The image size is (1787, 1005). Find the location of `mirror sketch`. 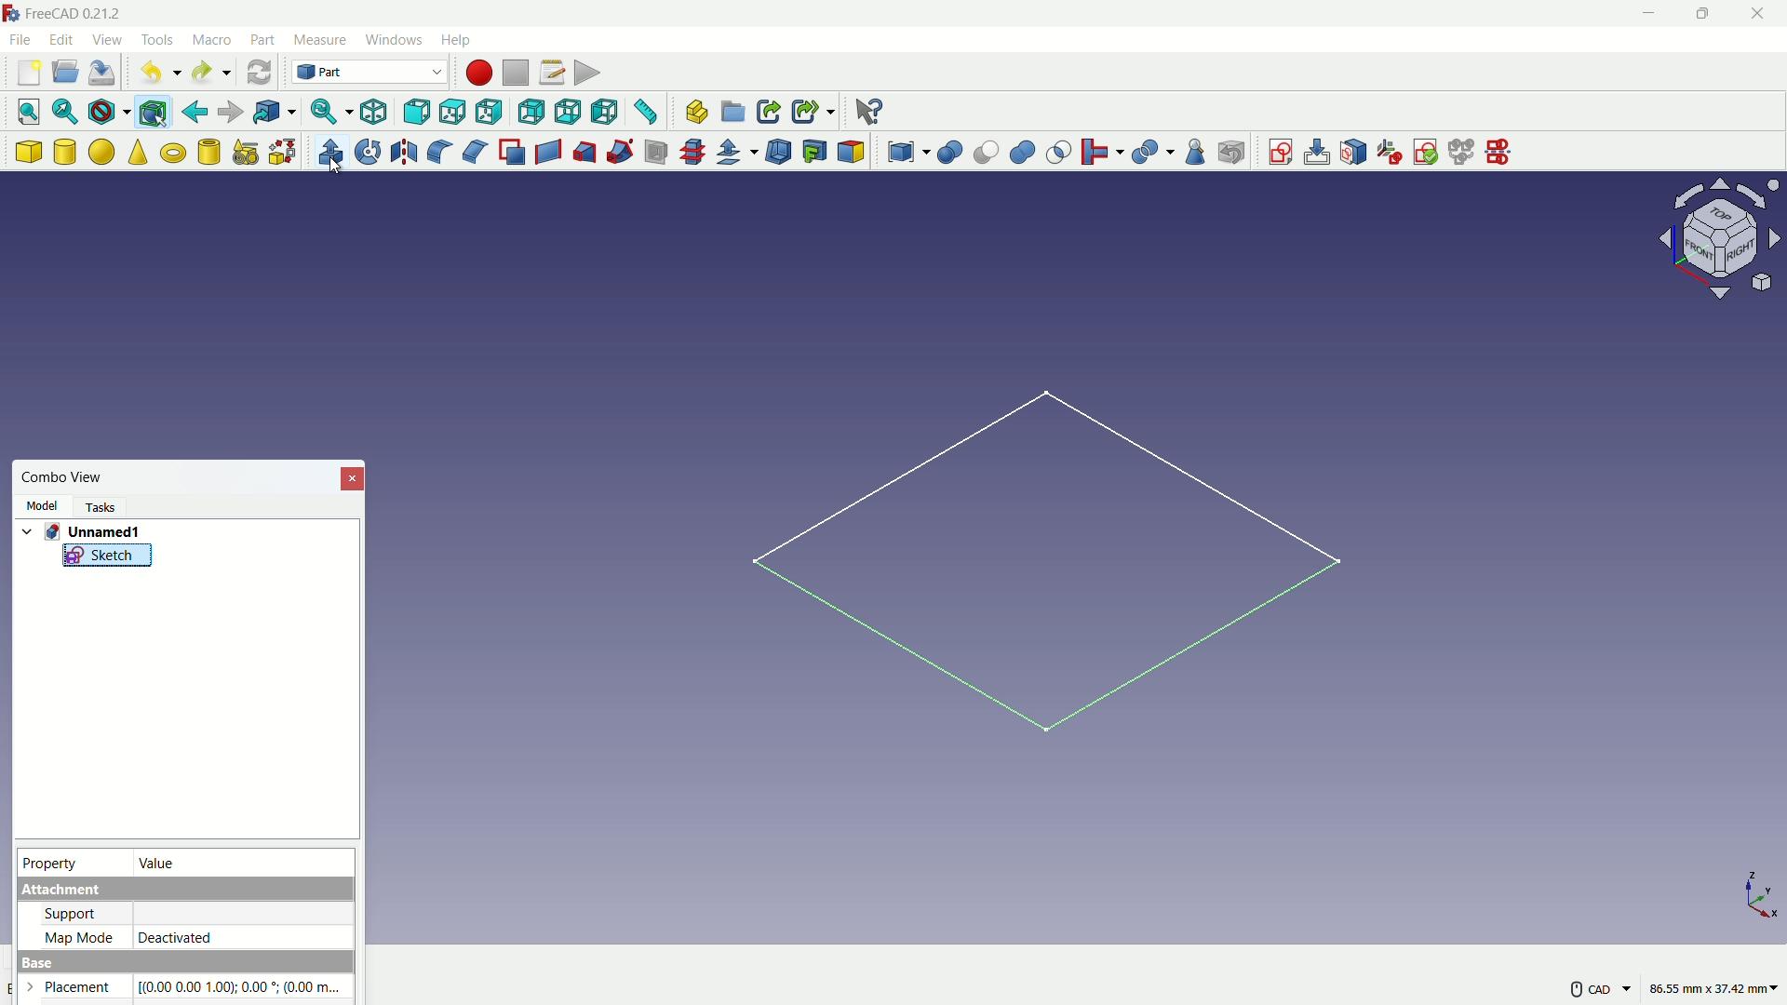

mirror sketch is located at coordinates (1505, 151).